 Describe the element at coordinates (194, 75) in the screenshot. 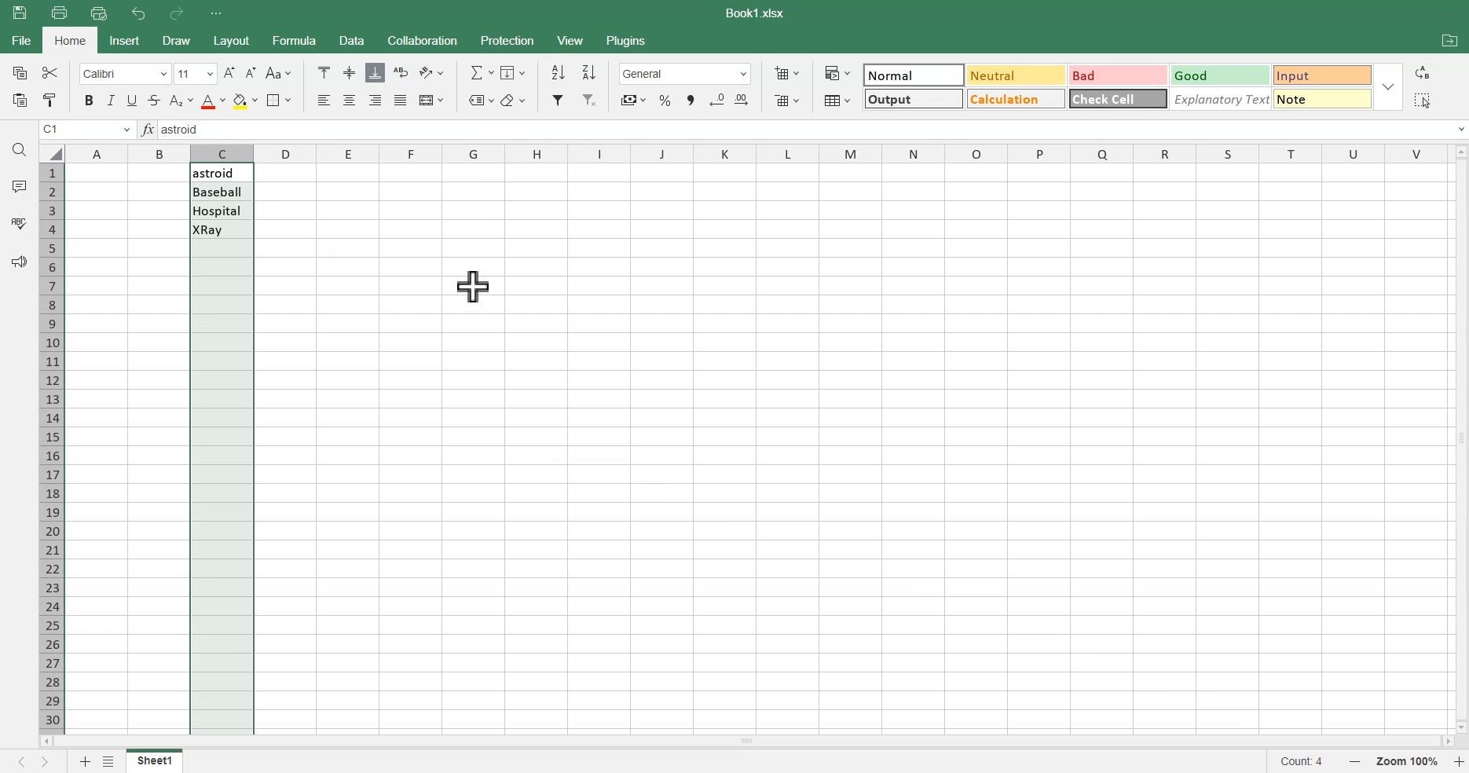

I see `11 (font size)` at that location.